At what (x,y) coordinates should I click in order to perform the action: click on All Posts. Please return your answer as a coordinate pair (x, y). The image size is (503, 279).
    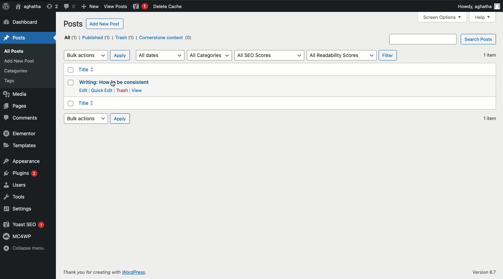
    Looking at the image, I should click on (13, 50).